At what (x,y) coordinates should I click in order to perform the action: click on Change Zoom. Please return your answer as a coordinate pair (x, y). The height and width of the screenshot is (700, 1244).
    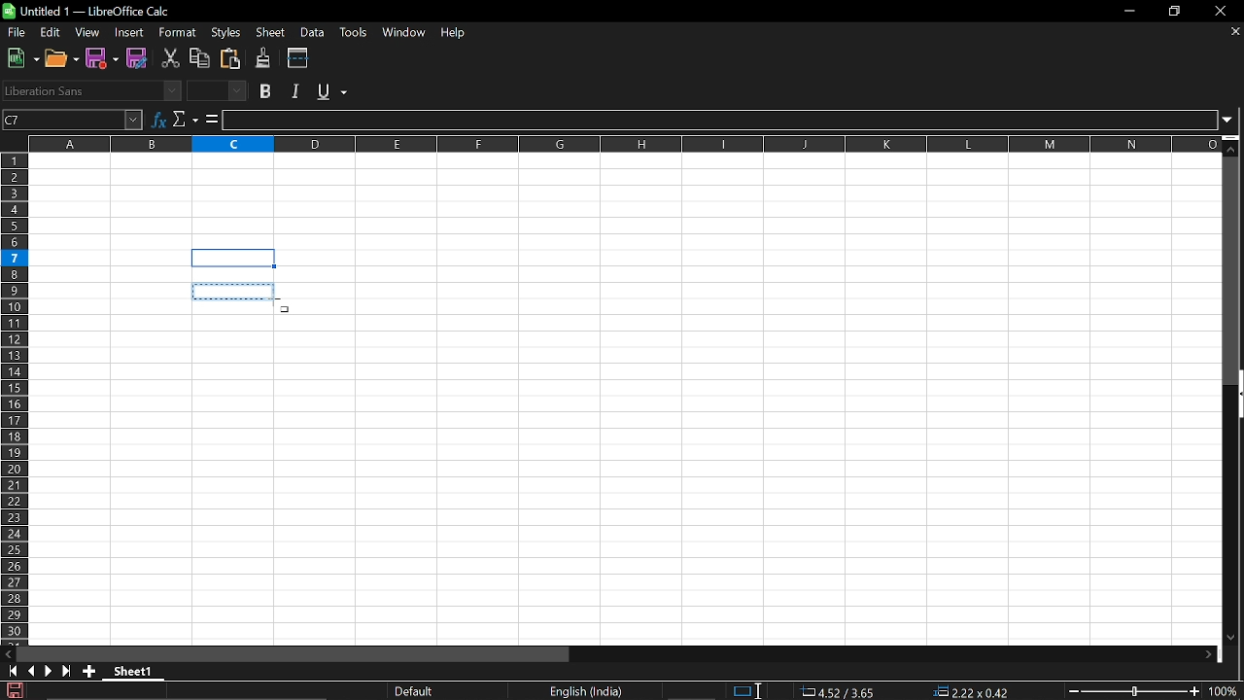
    Looking at the image, I should click on (1135, 691).